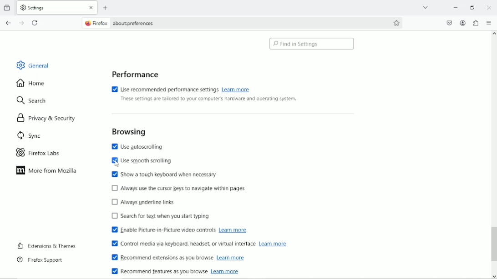 The height and width of the screenshot is (279, 497). I want to click on Recommend extensions as you browse, so click(161, 258).